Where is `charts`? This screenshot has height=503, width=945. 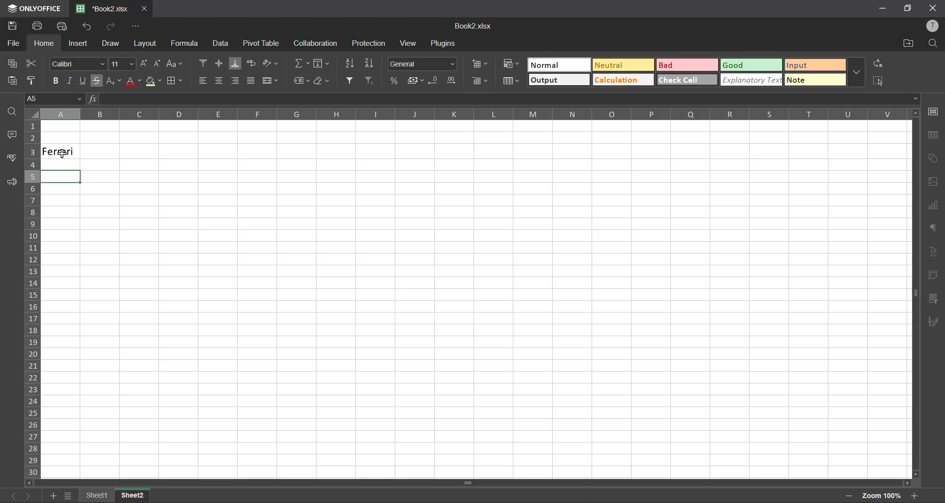
charts is located at coordinates (934, 208).